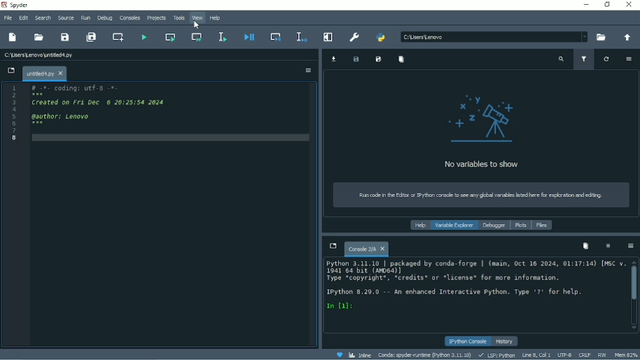 The height and width of the screenshot is (360, 640). I want to click on Projects, so click(156, 18).